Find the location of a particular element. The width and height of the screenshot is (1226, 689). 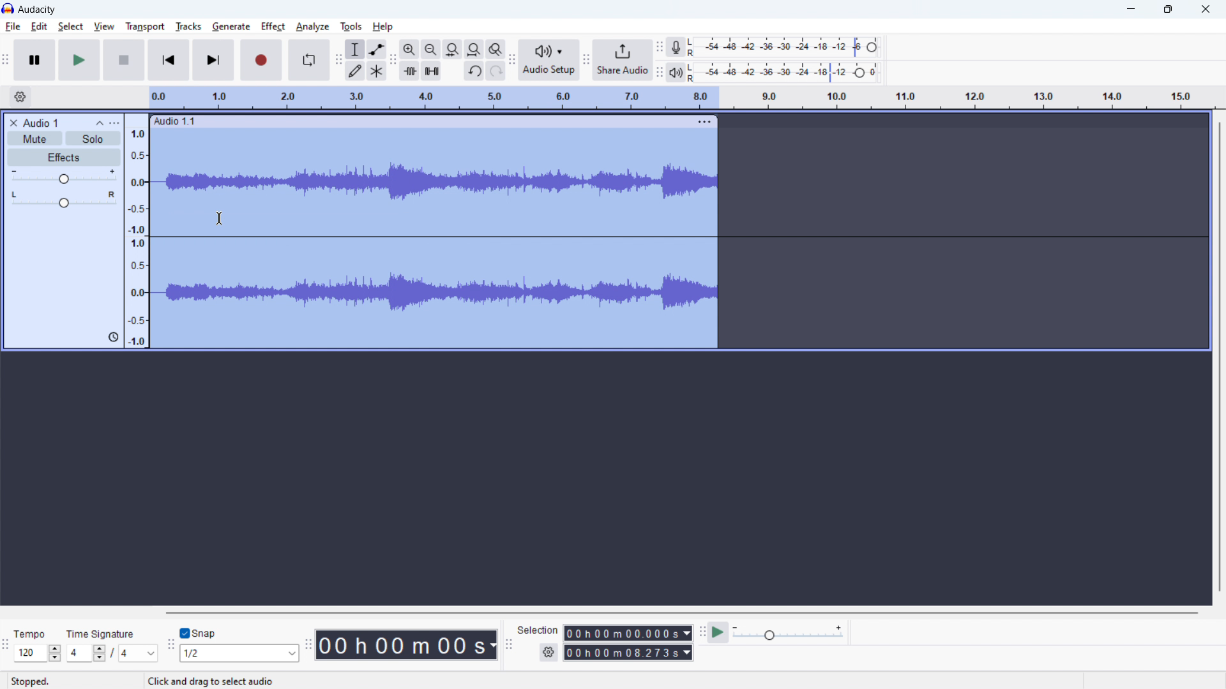

Selection is located at coordinates (538, 630).